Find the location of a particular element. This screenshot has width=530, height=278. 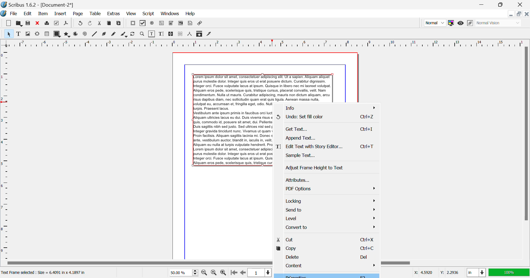

Pdf Radio Button is located at coordinates (152, 24).